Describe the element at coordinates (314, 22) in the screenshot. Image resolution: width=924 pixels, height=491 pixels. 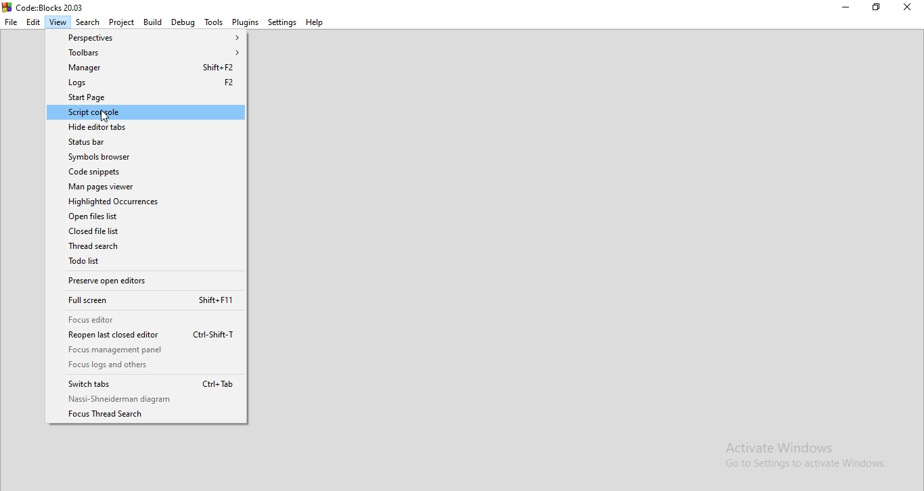
I see `Help` at that location.